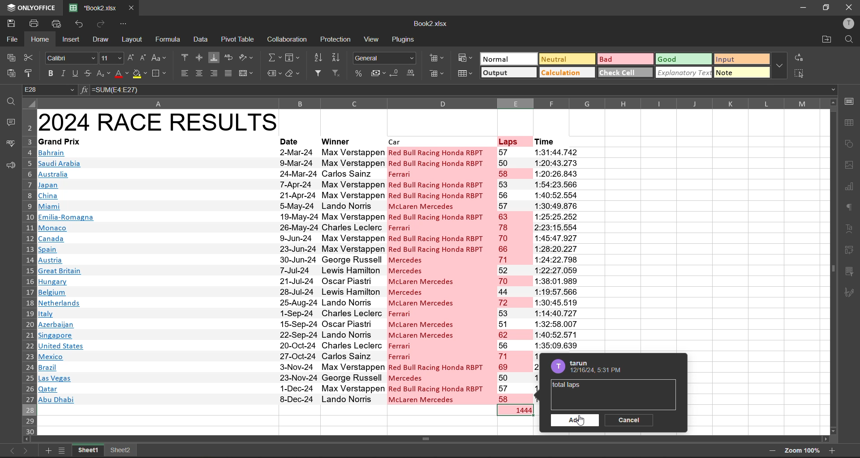  What do you see at coordinates (292, 73) in the screenshot?
I see `clear` at bounding box center [292, 73].